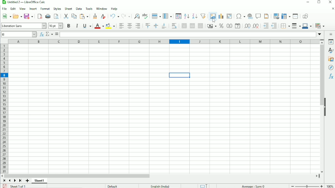  What do you see at coordinates (159, 186) in the screenshot?
I see `English (India)` at bounding box center [159, 186].